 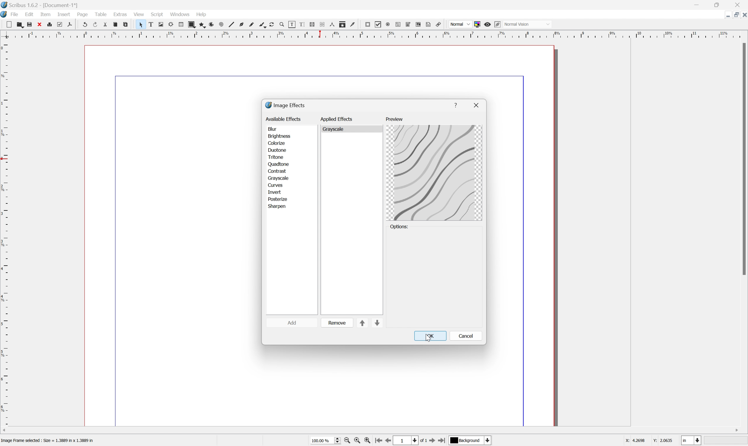 What do you see at coordinates (5, 14) in the screenshot?
I see `Scribus icon` at bounding box center [5, 14].